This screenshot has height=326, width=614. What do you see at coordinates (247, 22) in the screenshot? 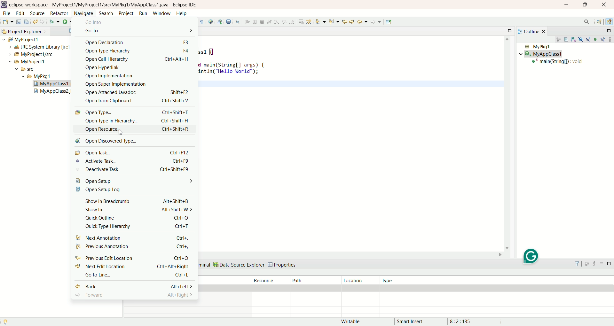
I see `resume` at bounding box center [247, 22].